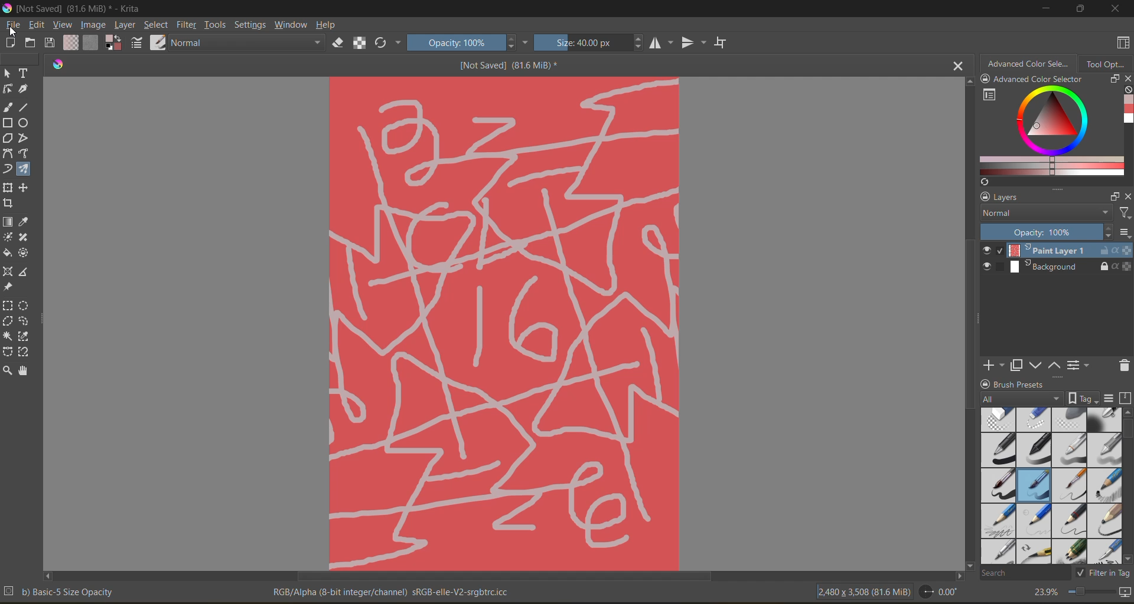  I want to click on Image, so click(505, 322).